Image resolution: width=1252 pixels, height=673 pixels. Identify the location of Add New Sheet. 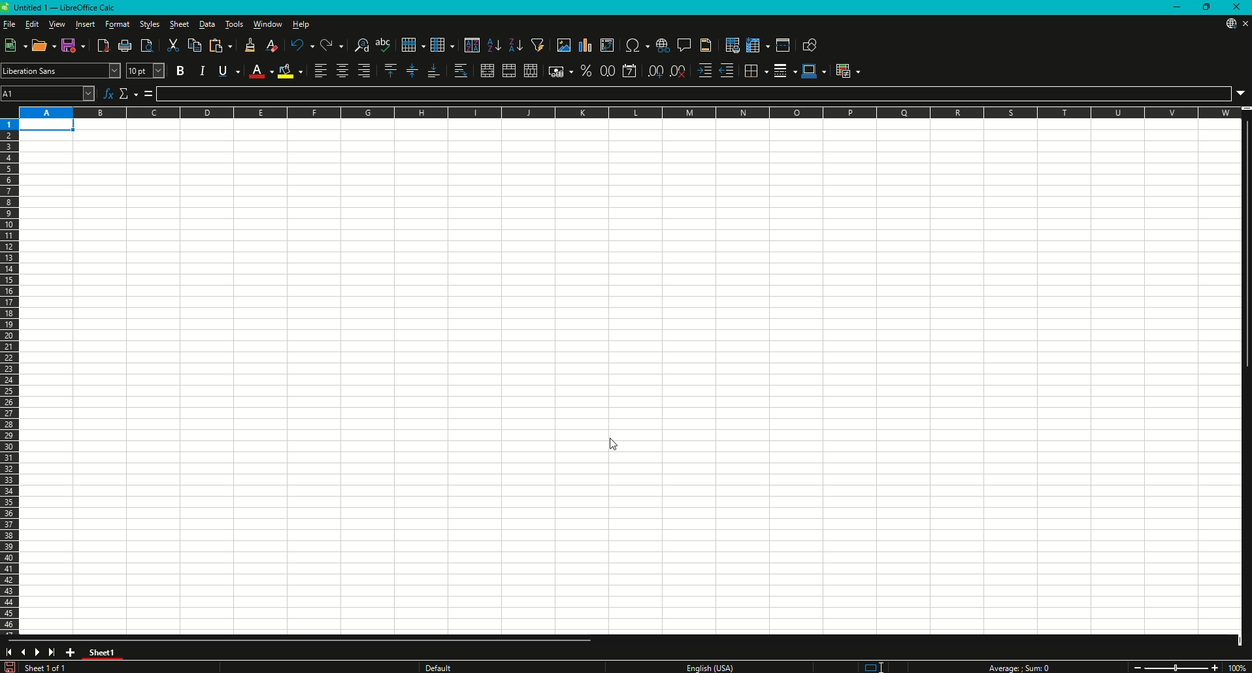
(71, 652).